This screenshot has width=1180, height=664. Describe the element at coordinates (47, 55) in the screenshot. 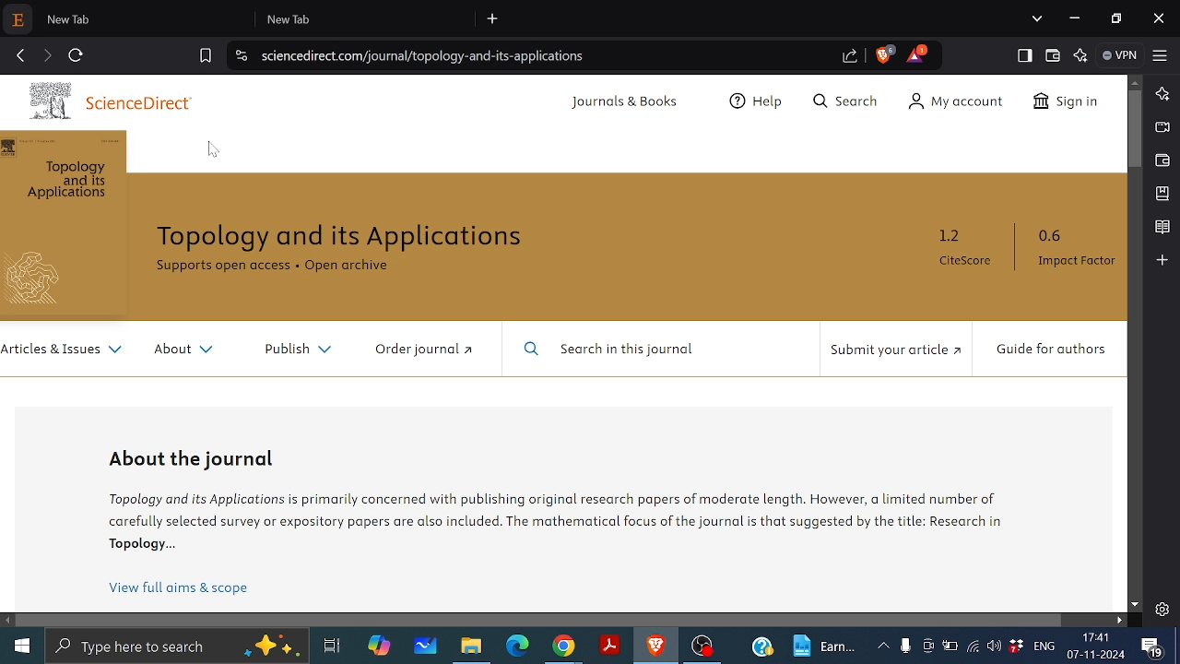

I see `next` at that location.